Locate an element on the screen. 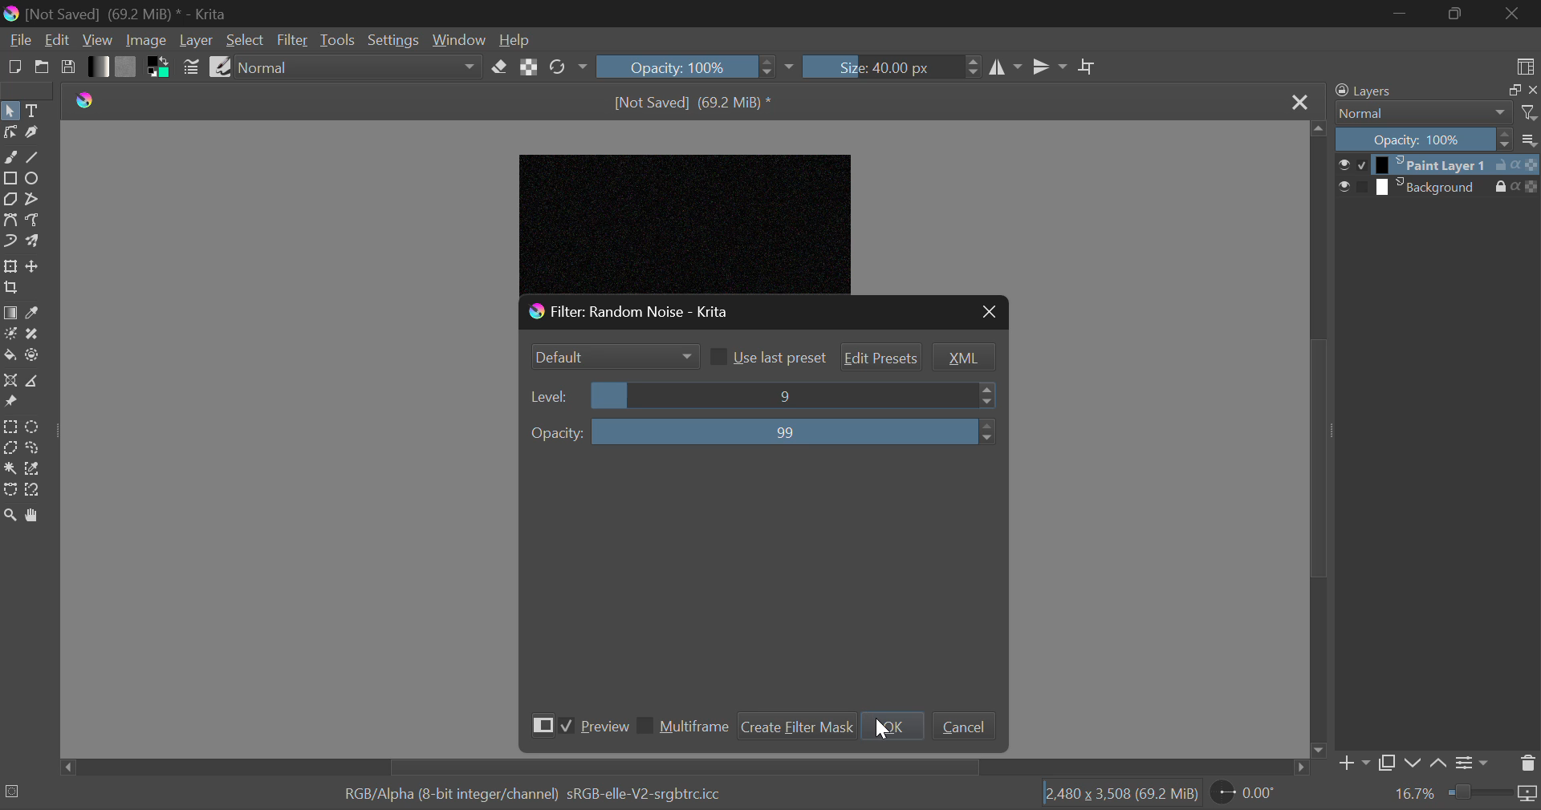 The width and height of the screenshot is (1541, 810). Multibrush Tool is located at coordinates (33, 242).